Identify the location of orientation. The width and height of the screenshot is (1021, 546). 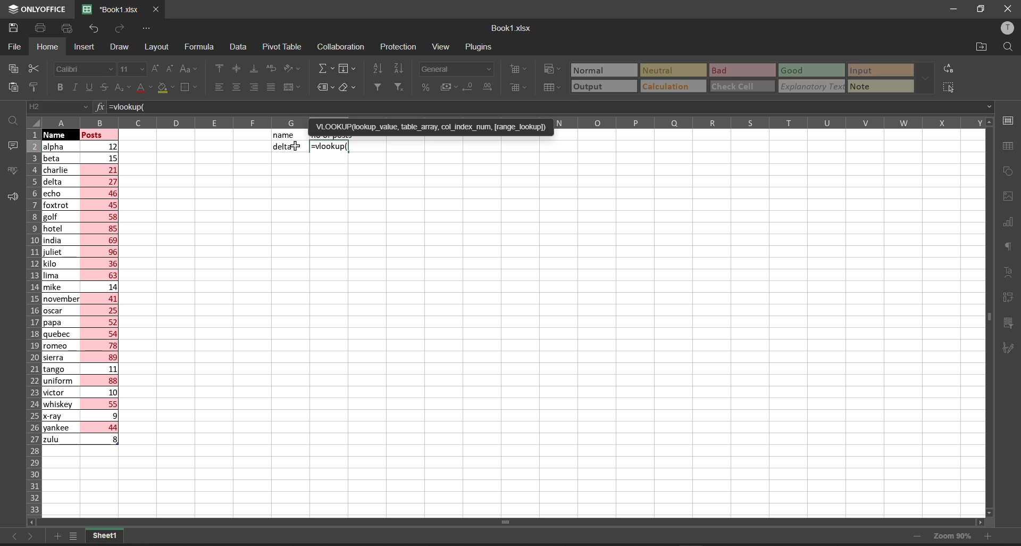
(295, 69).